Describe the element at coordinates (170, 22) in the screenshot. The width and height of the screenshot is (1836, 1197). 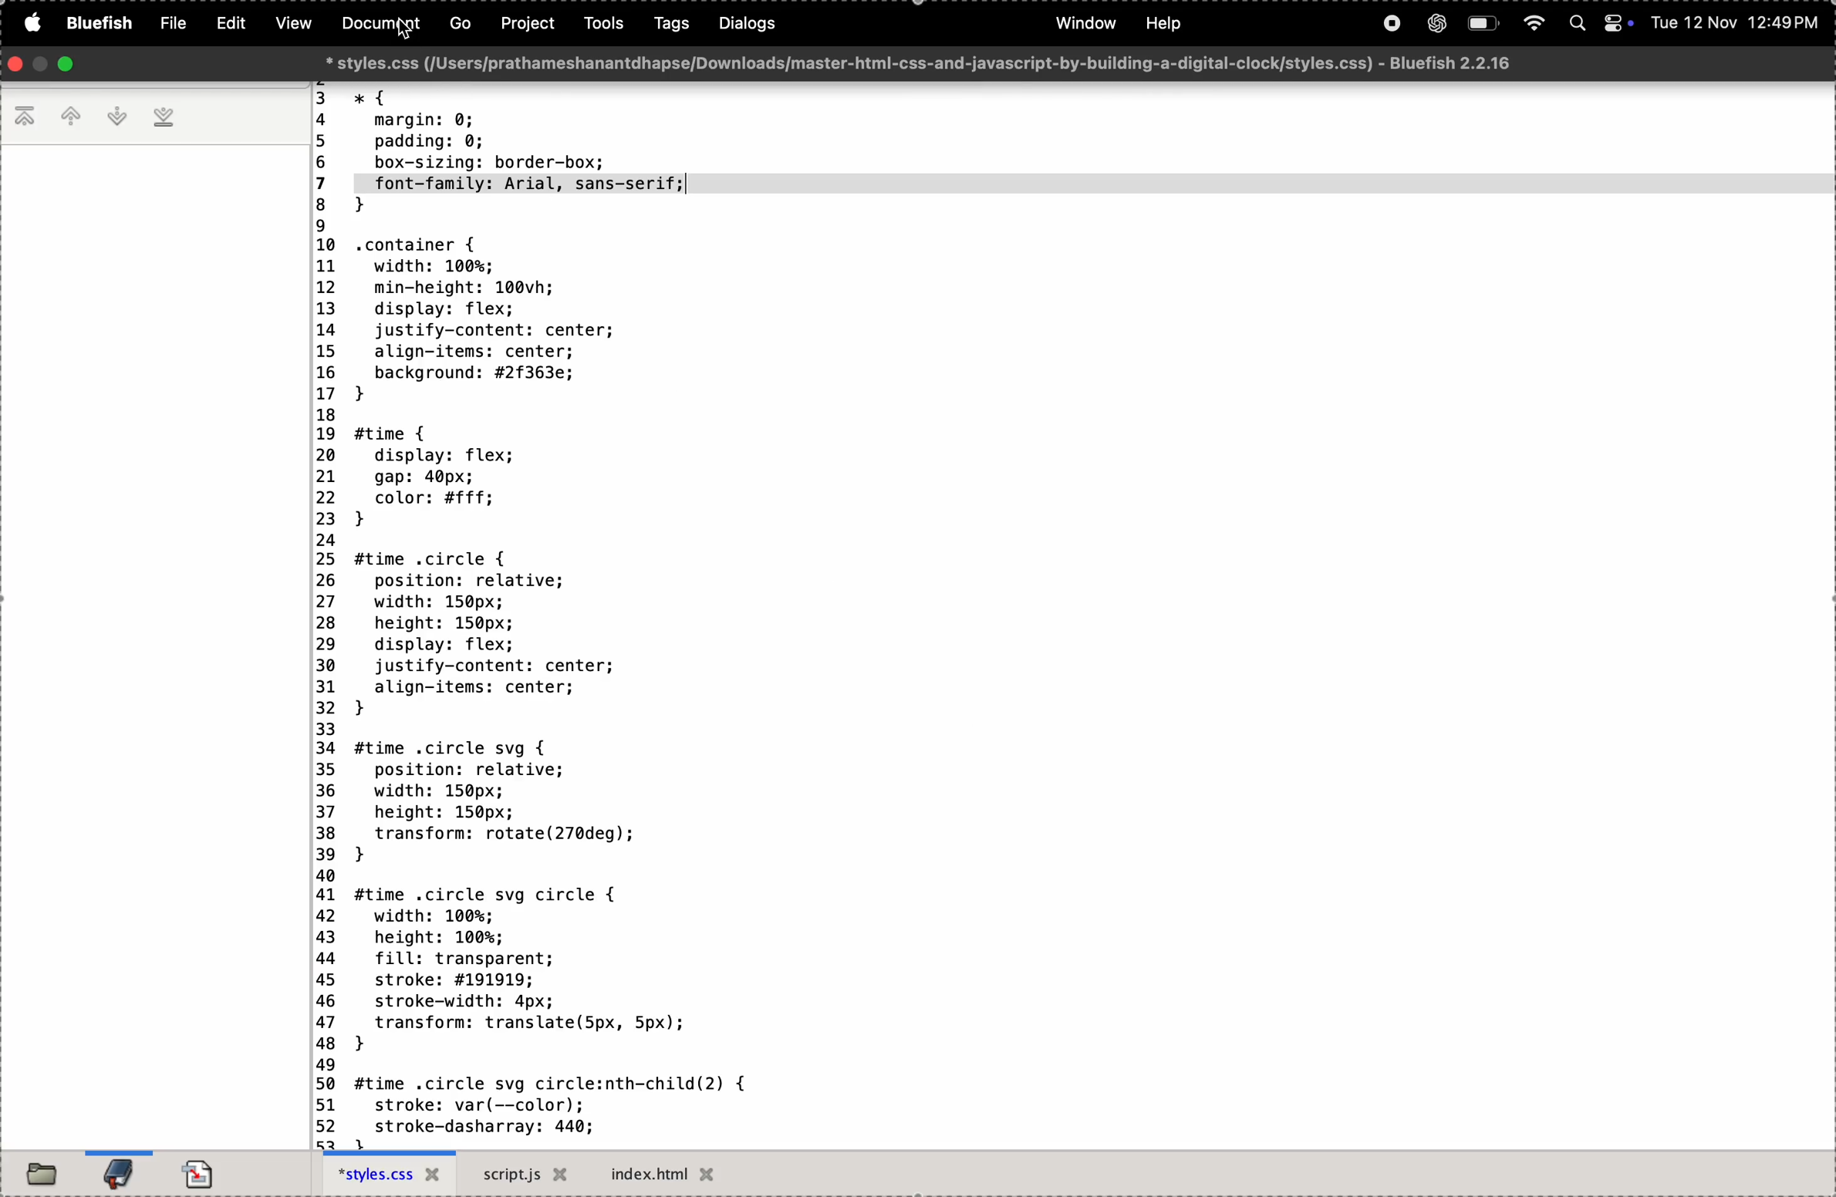
I see `file` at that location.